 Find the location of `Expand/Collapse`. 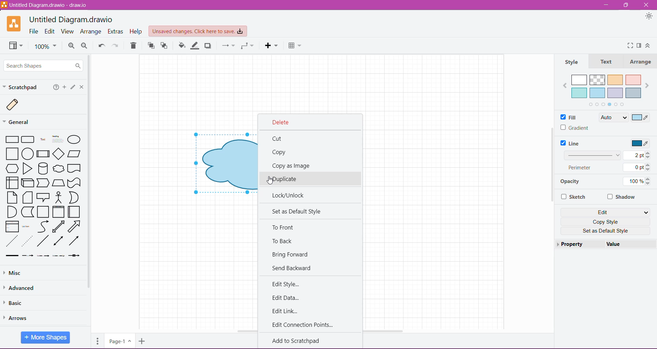

Expand/Collapse is located at coordinates (648, 46).